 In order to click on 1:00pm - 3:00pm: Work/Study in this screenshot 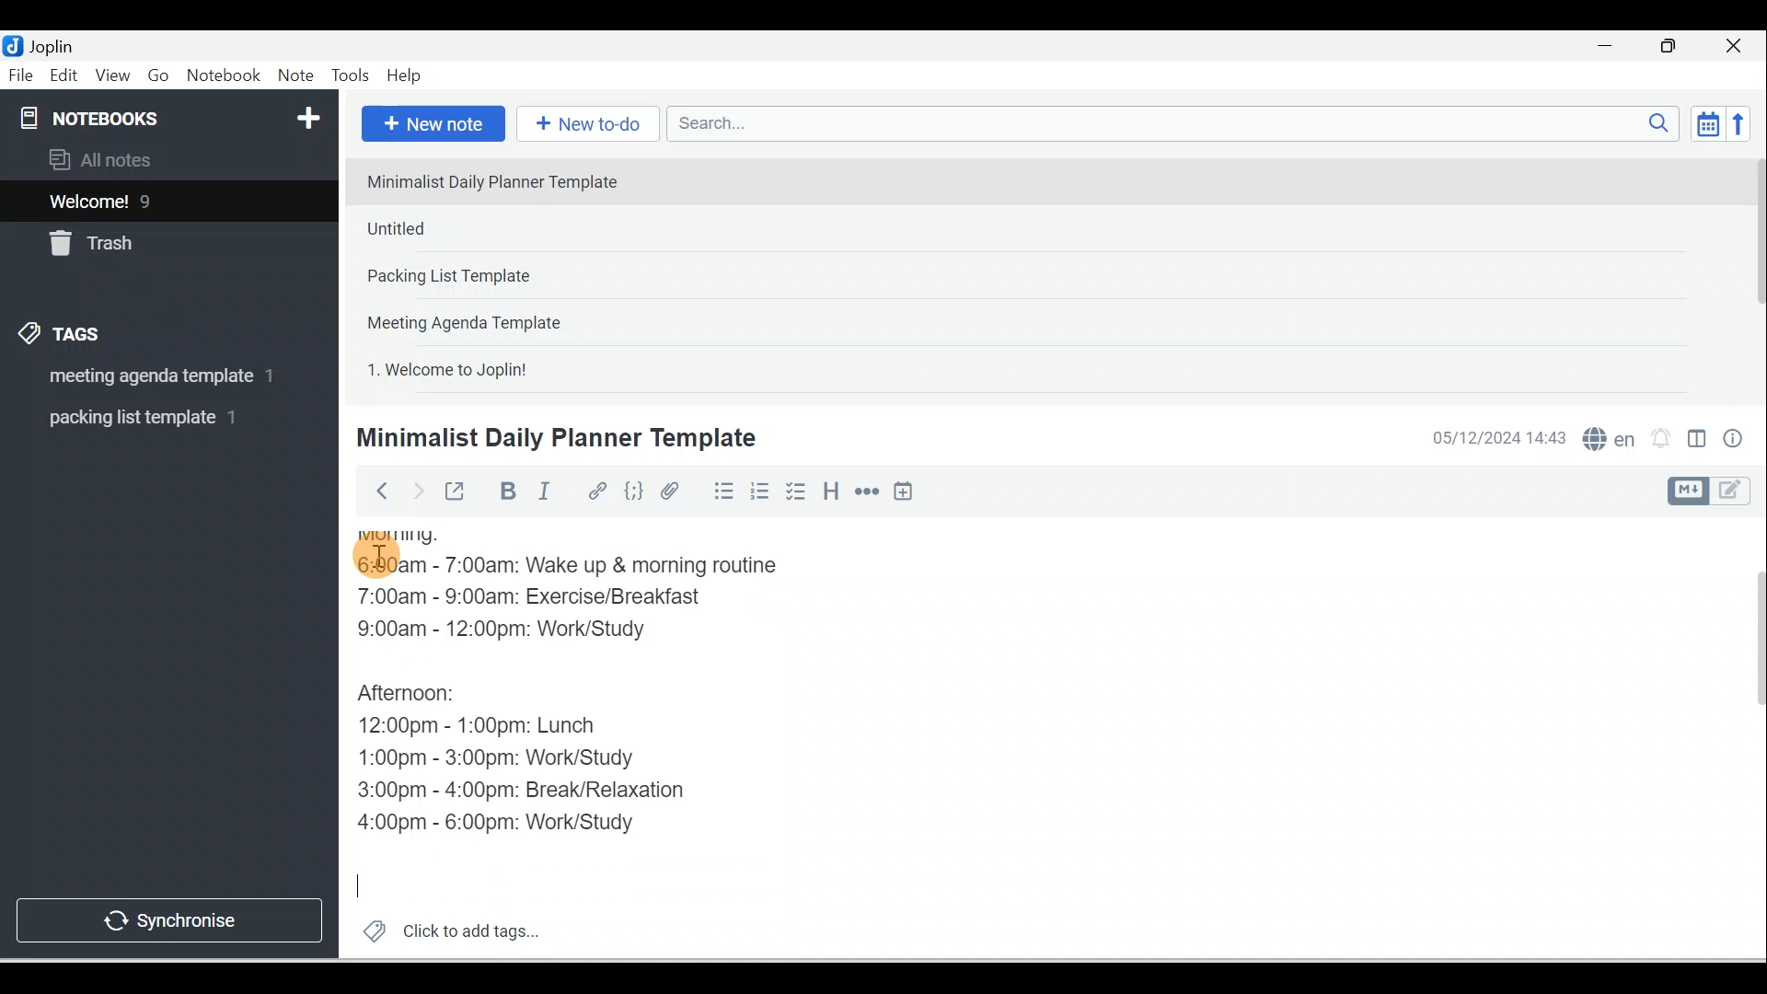, I will do `click(496, 757)`.